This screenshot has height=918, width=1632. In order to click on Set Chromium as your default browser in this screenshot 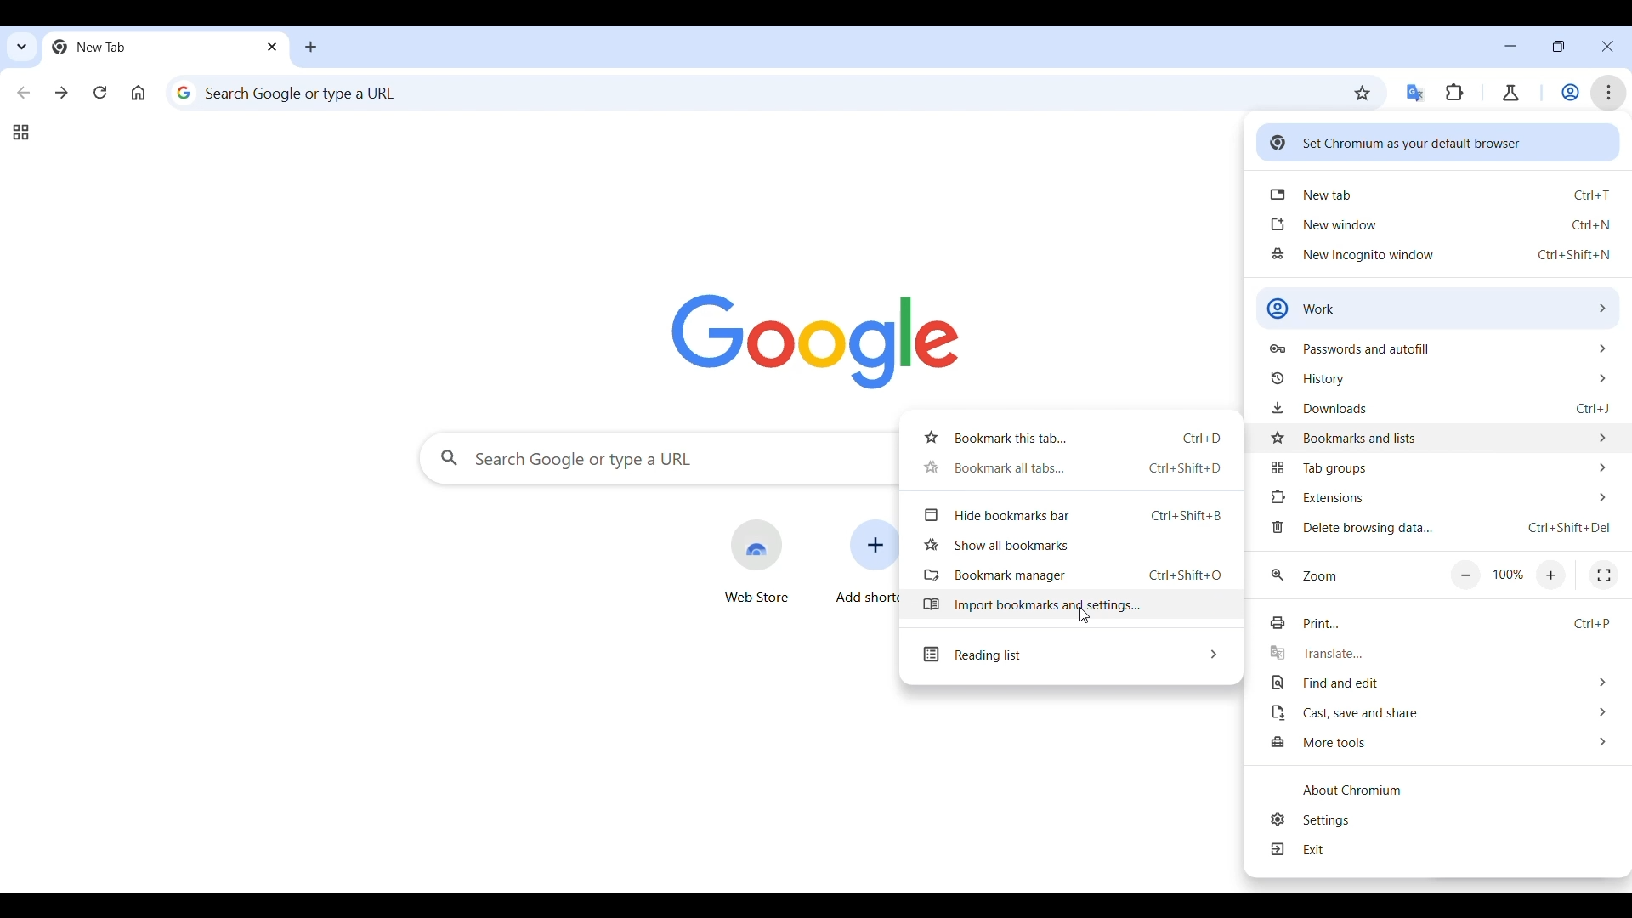, I will do `click(1438, 142)`.